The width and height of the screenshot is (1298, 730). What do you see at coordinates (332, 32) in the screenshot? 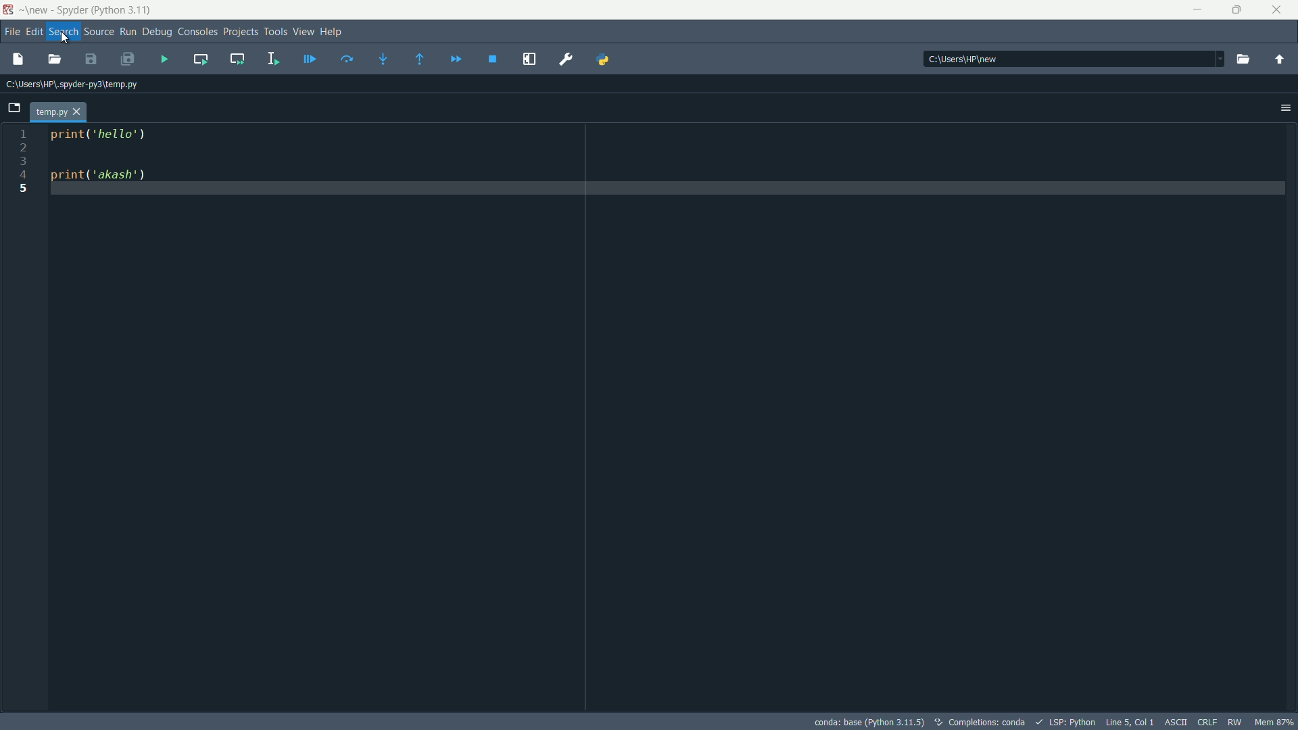
I see `help menu` at bounding box center [332, 32].